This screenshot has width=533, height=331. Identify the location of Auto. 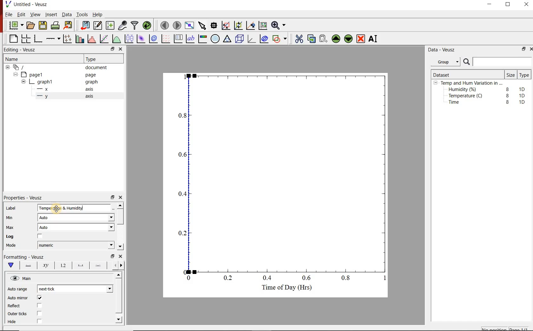
(47, 218).